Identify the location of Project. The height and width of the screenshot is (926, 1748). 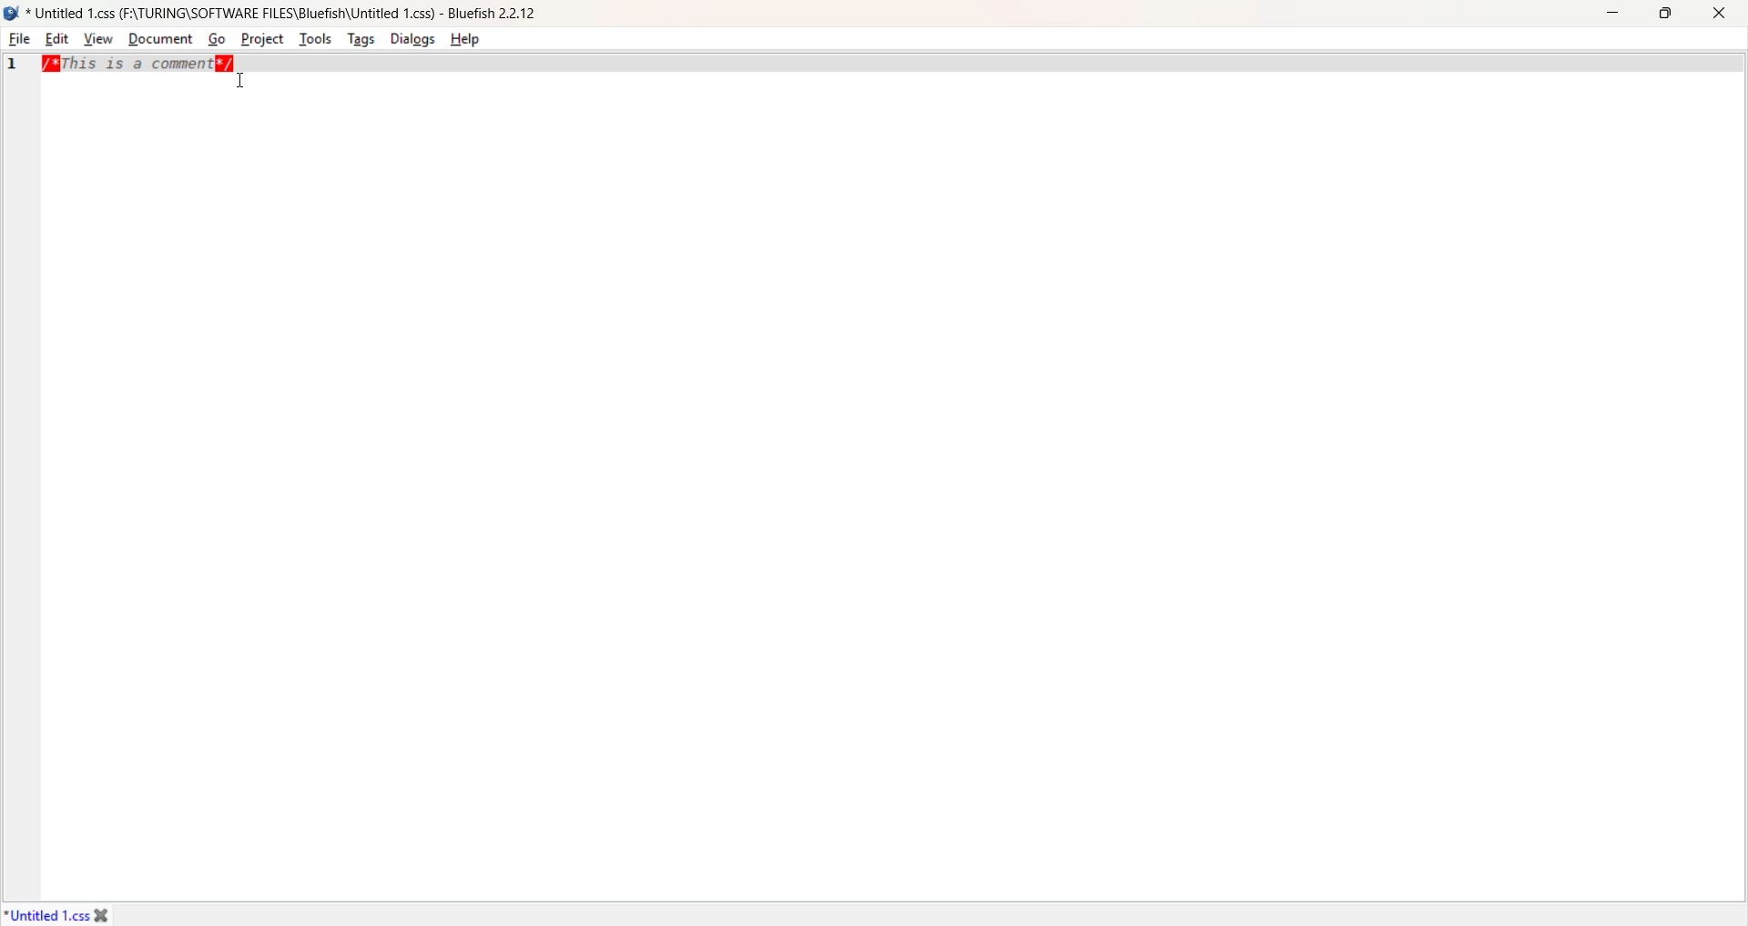
(263, 38).